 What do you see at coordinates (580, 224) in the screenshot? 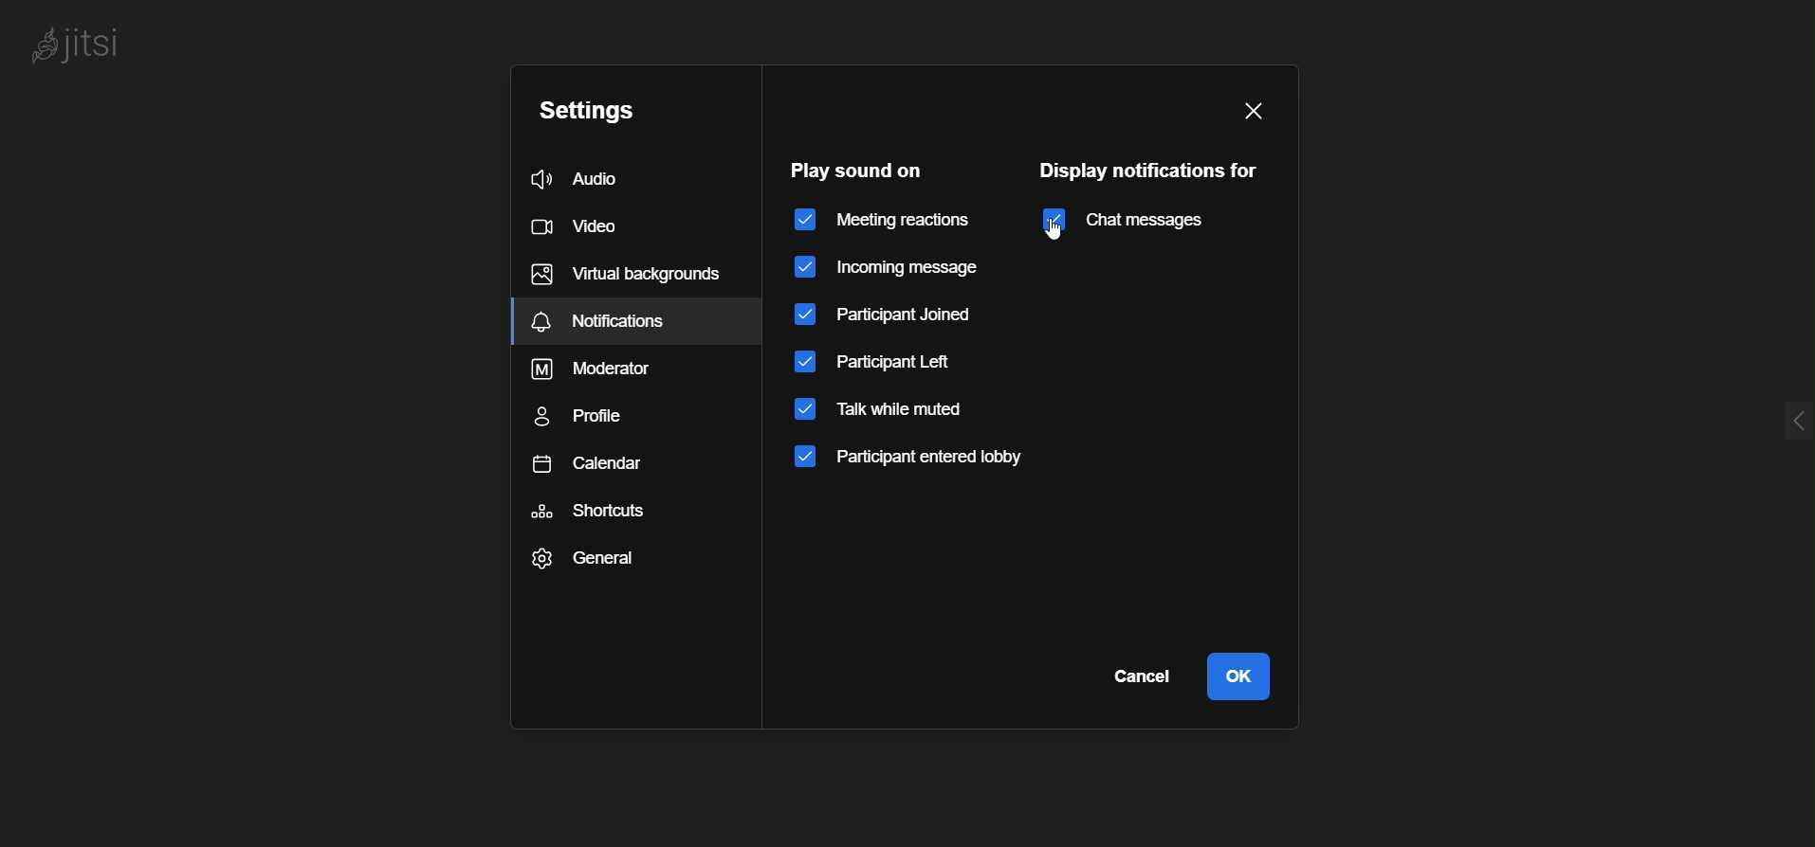
I see `video` at bounding box center [580, 224].